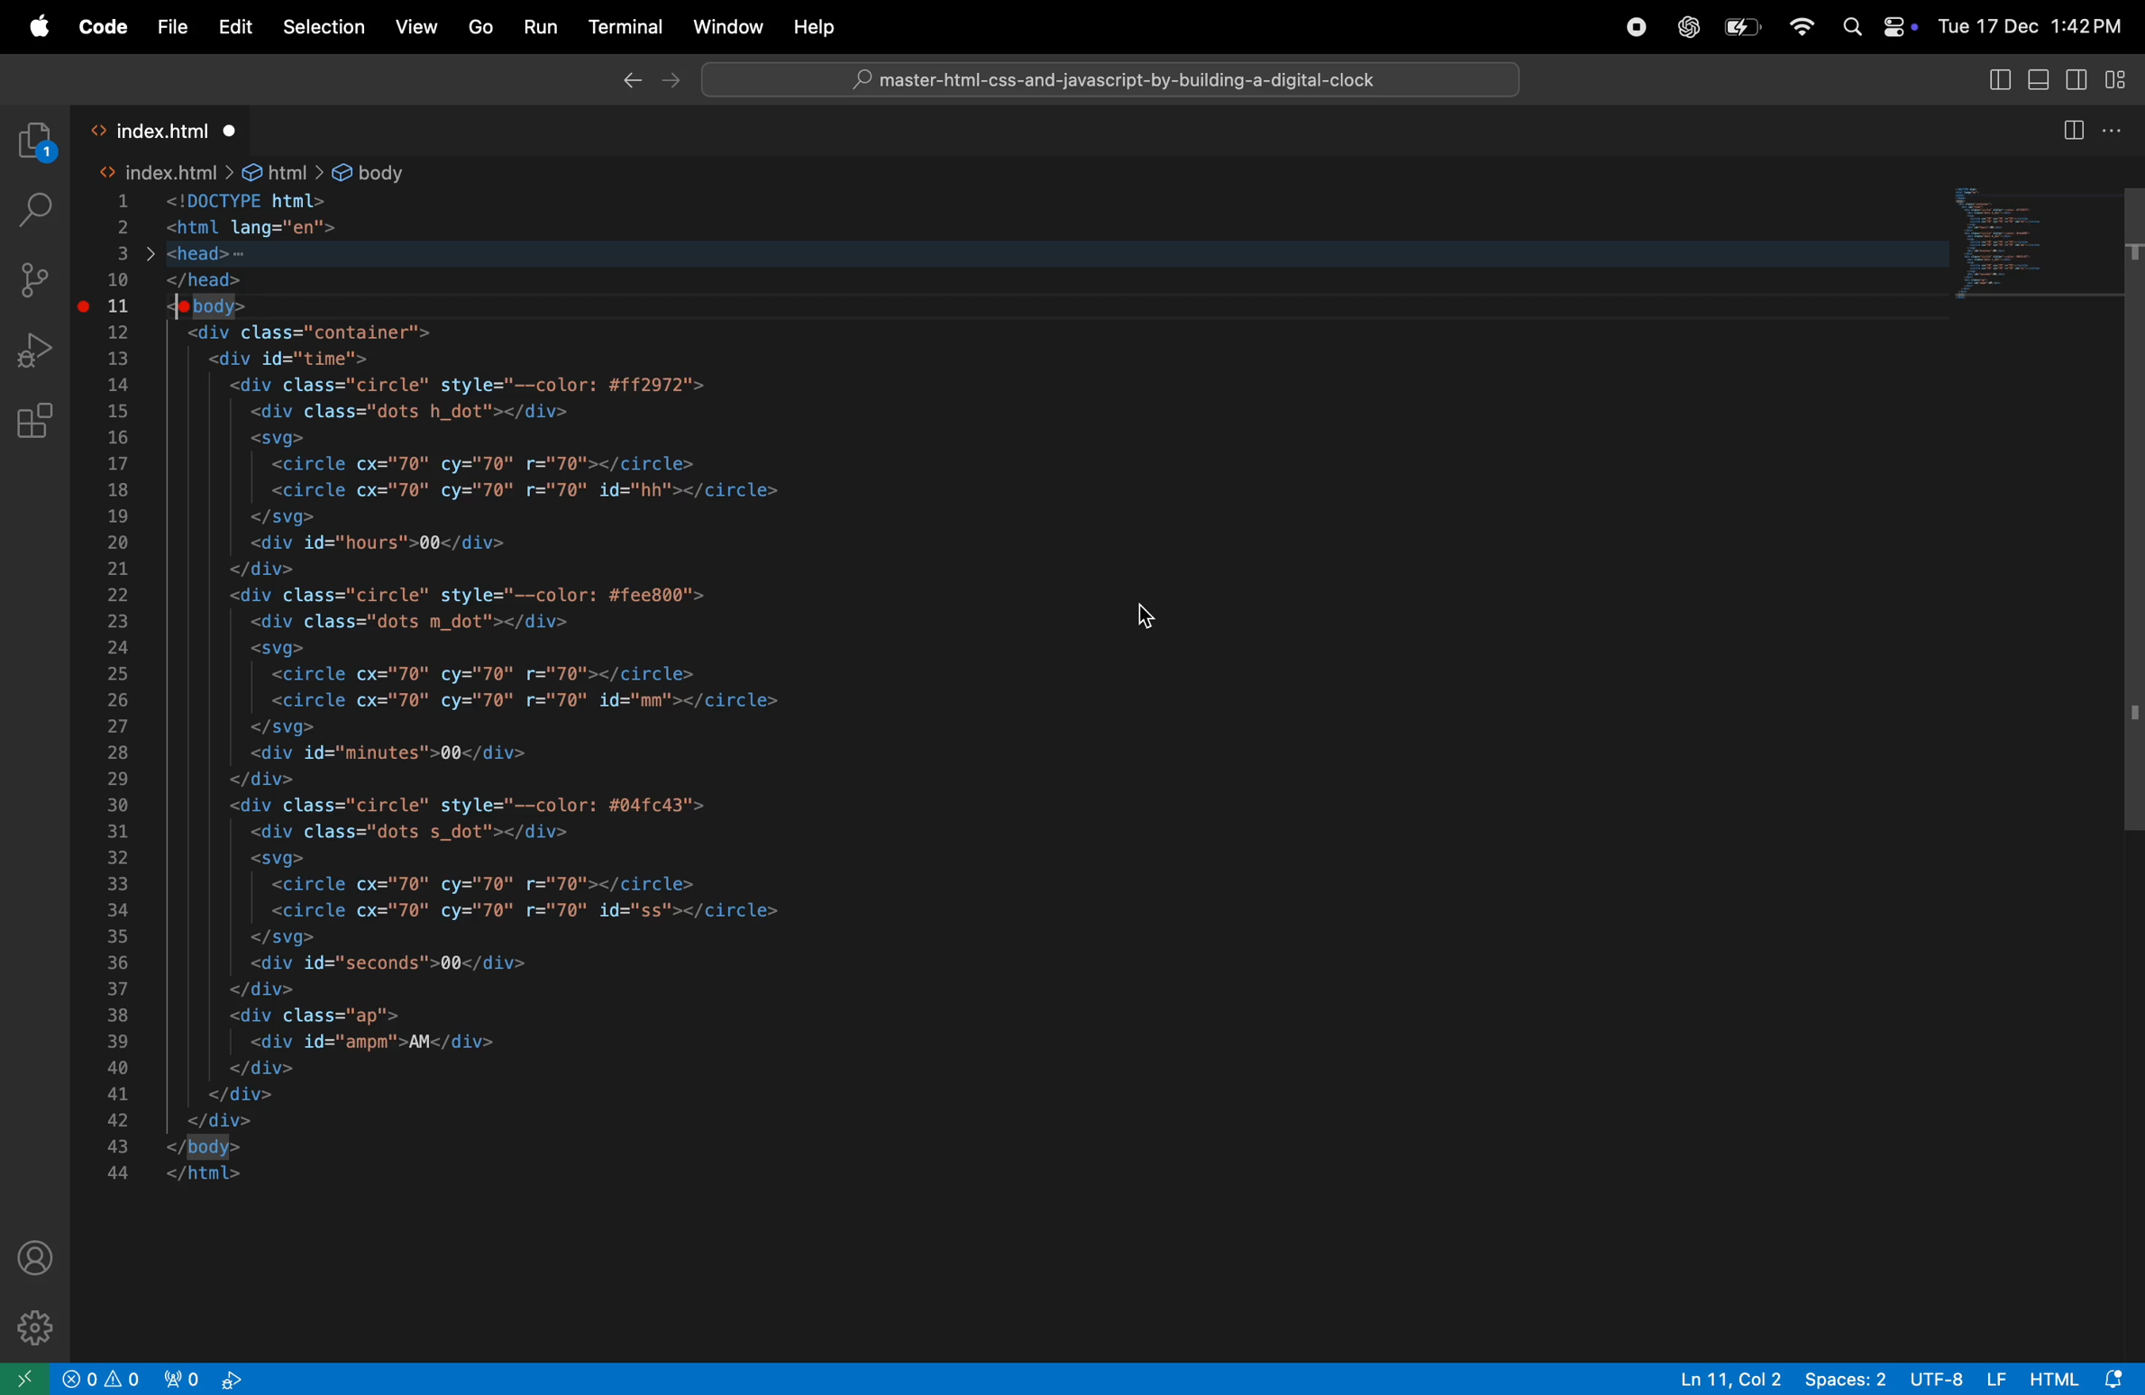 This screenshot has height=1395, width=2145. What do you see at coordinates (2039, 78) in the screenshot?
I see `view` at bounding box center [2039, 78].